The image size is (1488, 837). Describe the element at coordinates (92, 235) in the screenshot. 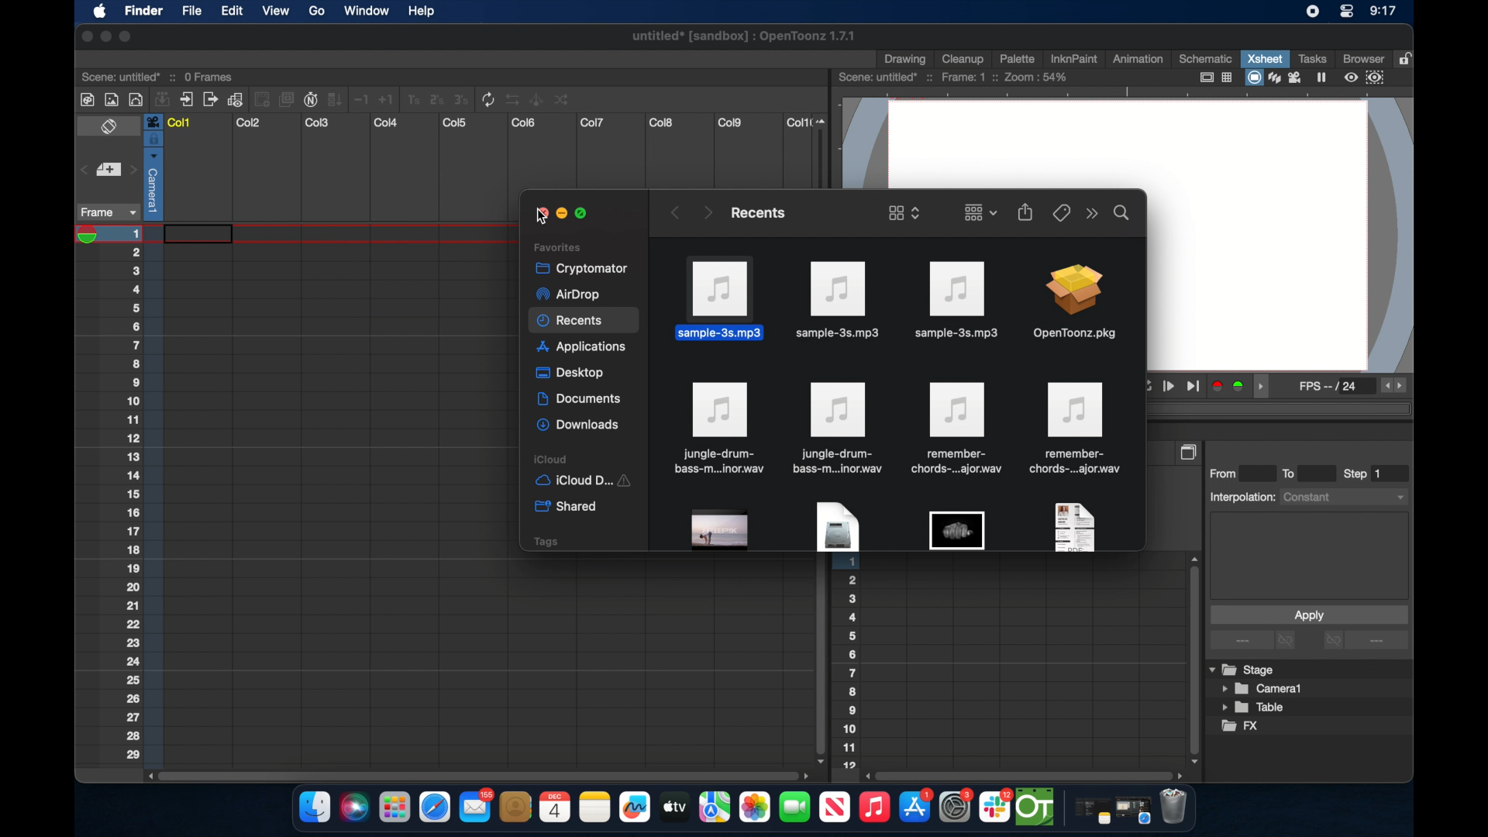

I see `playhead` at that location.